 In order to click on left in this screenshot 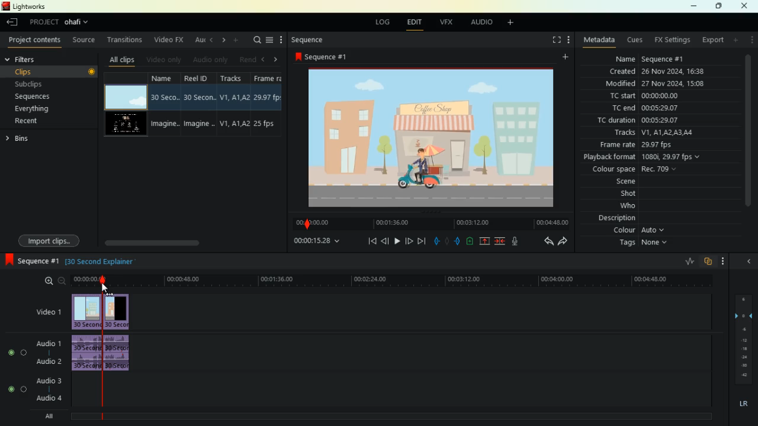, I will do `click(213, 41)`.